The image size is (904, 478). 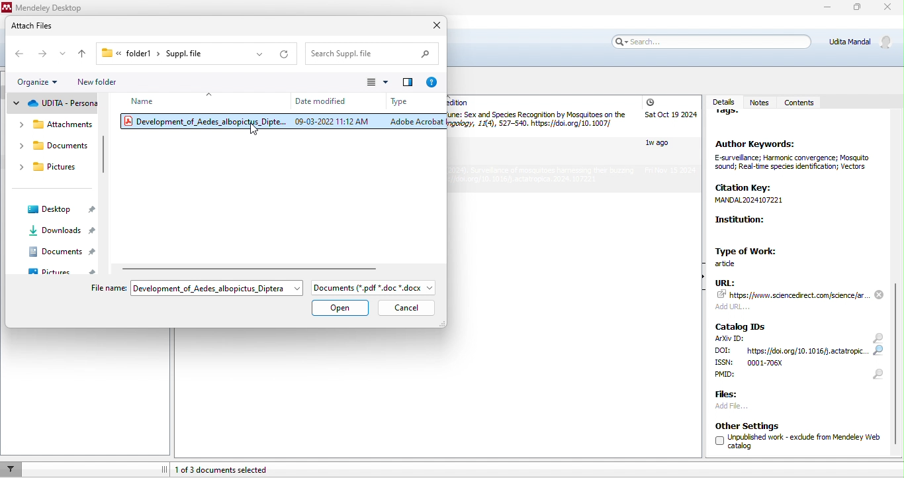 I want to click on cursor movement, so click(x=257, y=132).